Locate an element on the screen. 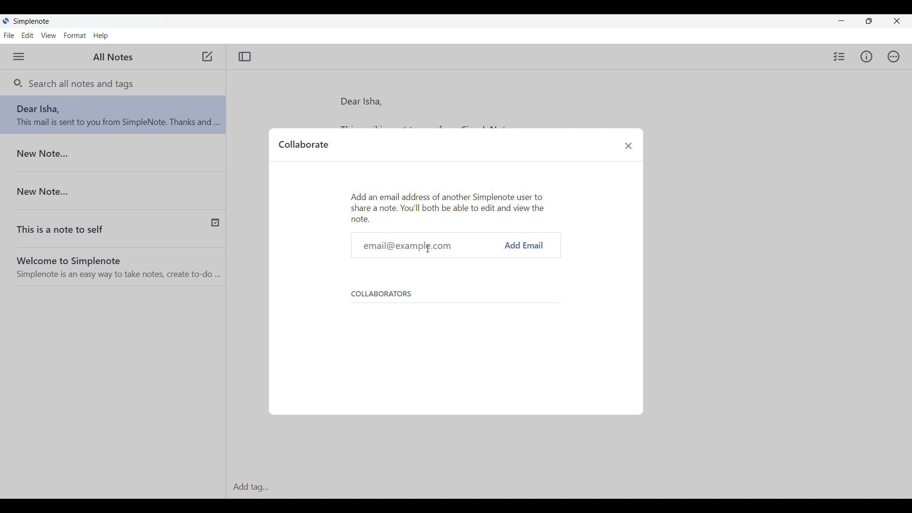 This screenshot has width=912, height=513. Format is located at coordinates (75, 36).